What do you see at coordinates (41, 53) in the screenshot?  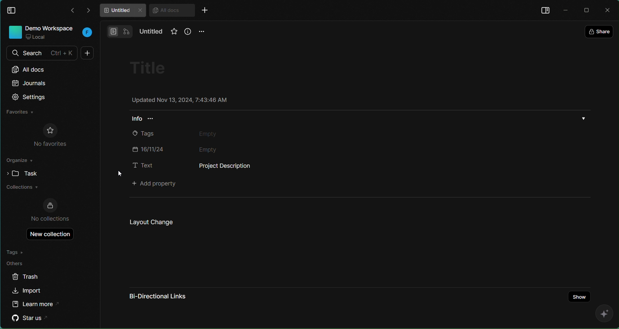 I see `search ` at bounding box center [41, 53].